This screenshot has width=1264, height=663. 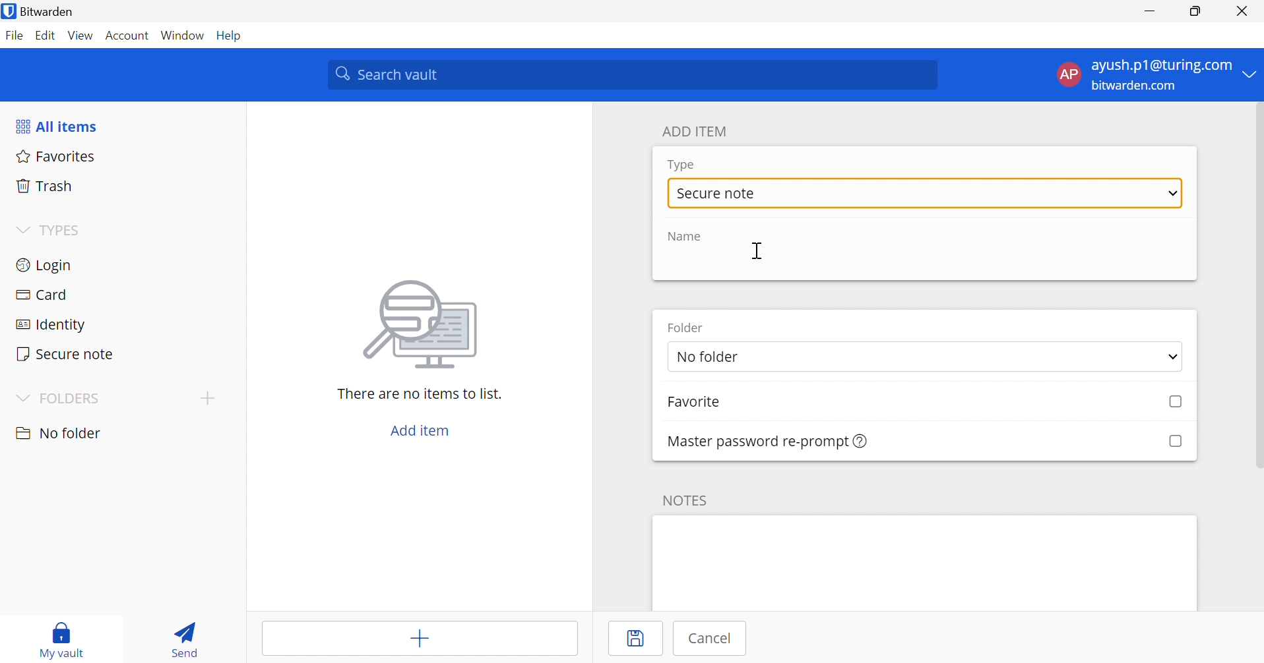 What do you see at coordinates (231, 36) in the screenshot?
I see `Help` at bounding box center [231, 36].